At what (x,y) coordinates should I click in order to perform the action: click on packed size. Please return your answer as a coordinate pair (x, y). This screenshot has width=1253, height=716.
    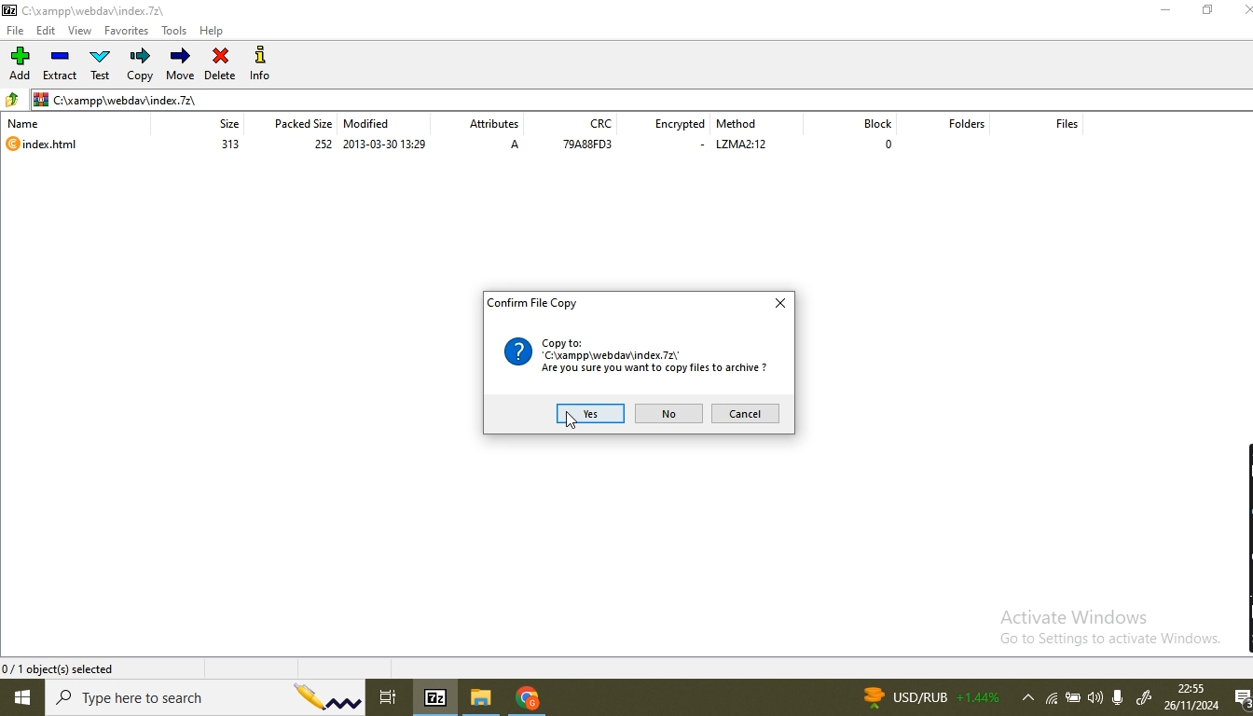
    Looking at the image, I should click on (298, 123).